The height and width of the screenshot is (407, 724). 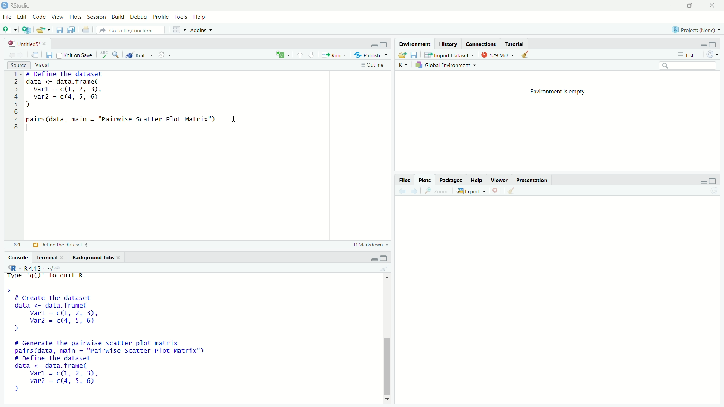 What do you see at coordinates (22, 54) in the screenshot?
I see `Go forward to the next source location (Ctrl + F10)` at bounding box center [22, 54].